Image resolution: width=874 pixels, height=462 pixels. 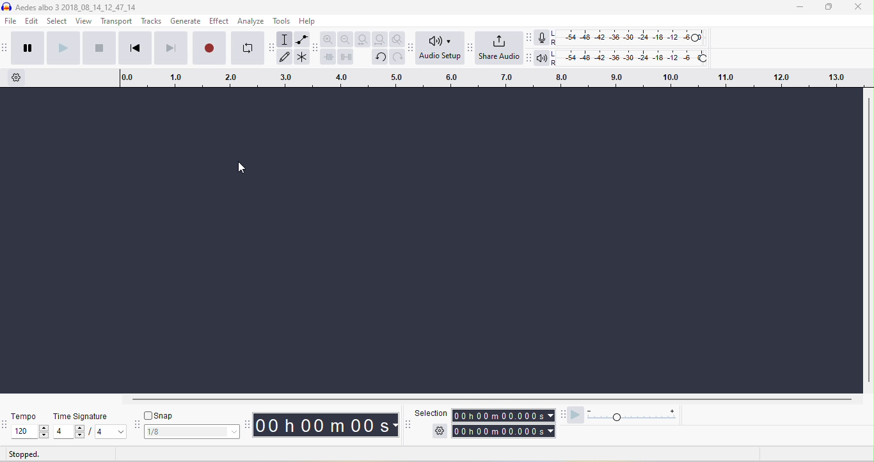 What do you see at coordinates (327, 426) in the screenshot?
I see `audacity time` at bounding box center [327, 426].